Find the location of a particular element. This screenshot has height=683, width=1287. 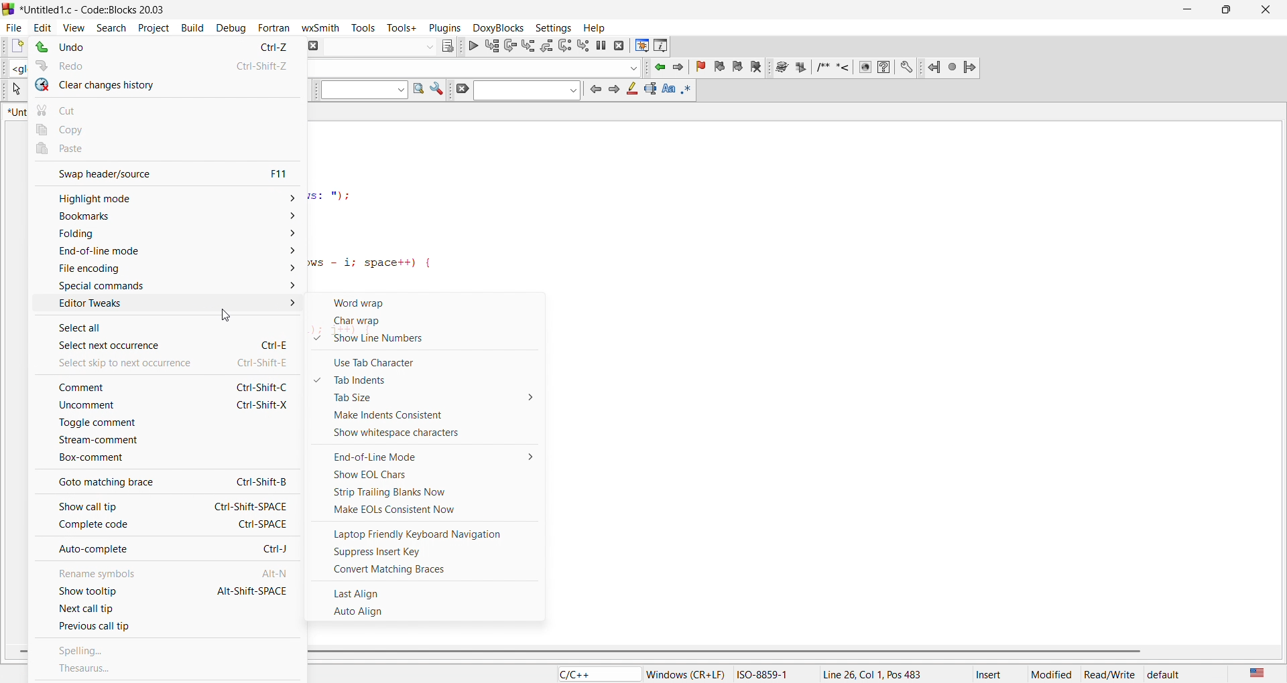

file is located at coordinates (15, 25).